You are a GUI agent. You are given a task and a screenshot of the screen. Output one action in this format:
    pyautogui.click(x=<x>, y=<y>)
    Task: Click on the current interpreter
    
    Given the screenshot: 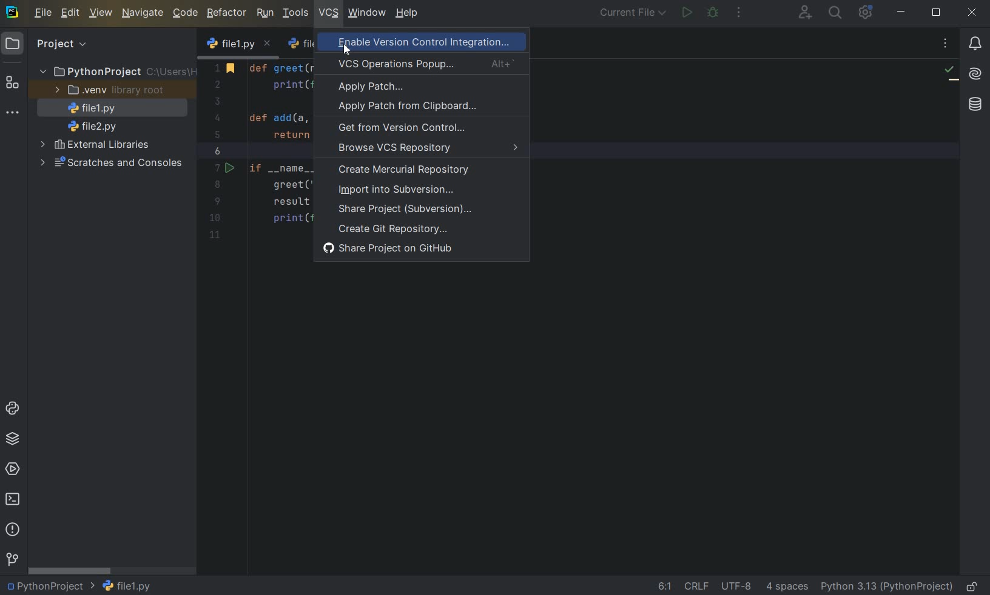 What is the action you would take?
    pyautogui.click(x=886, y=587)
    